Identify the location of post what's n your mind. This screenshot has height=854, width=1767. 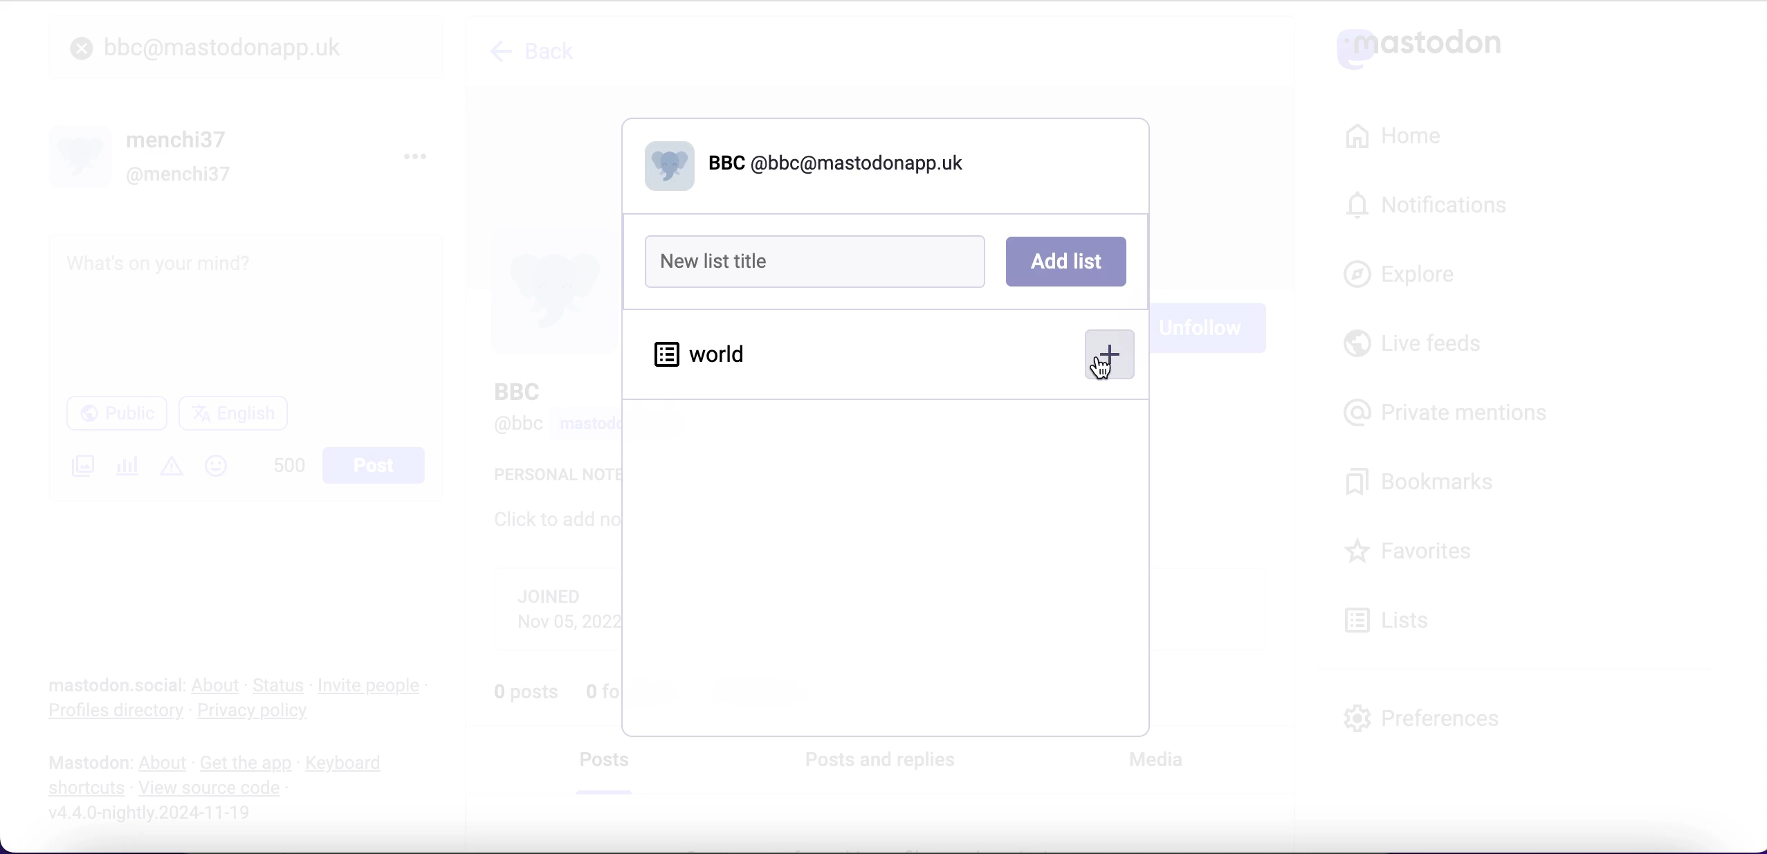
(246, 311).